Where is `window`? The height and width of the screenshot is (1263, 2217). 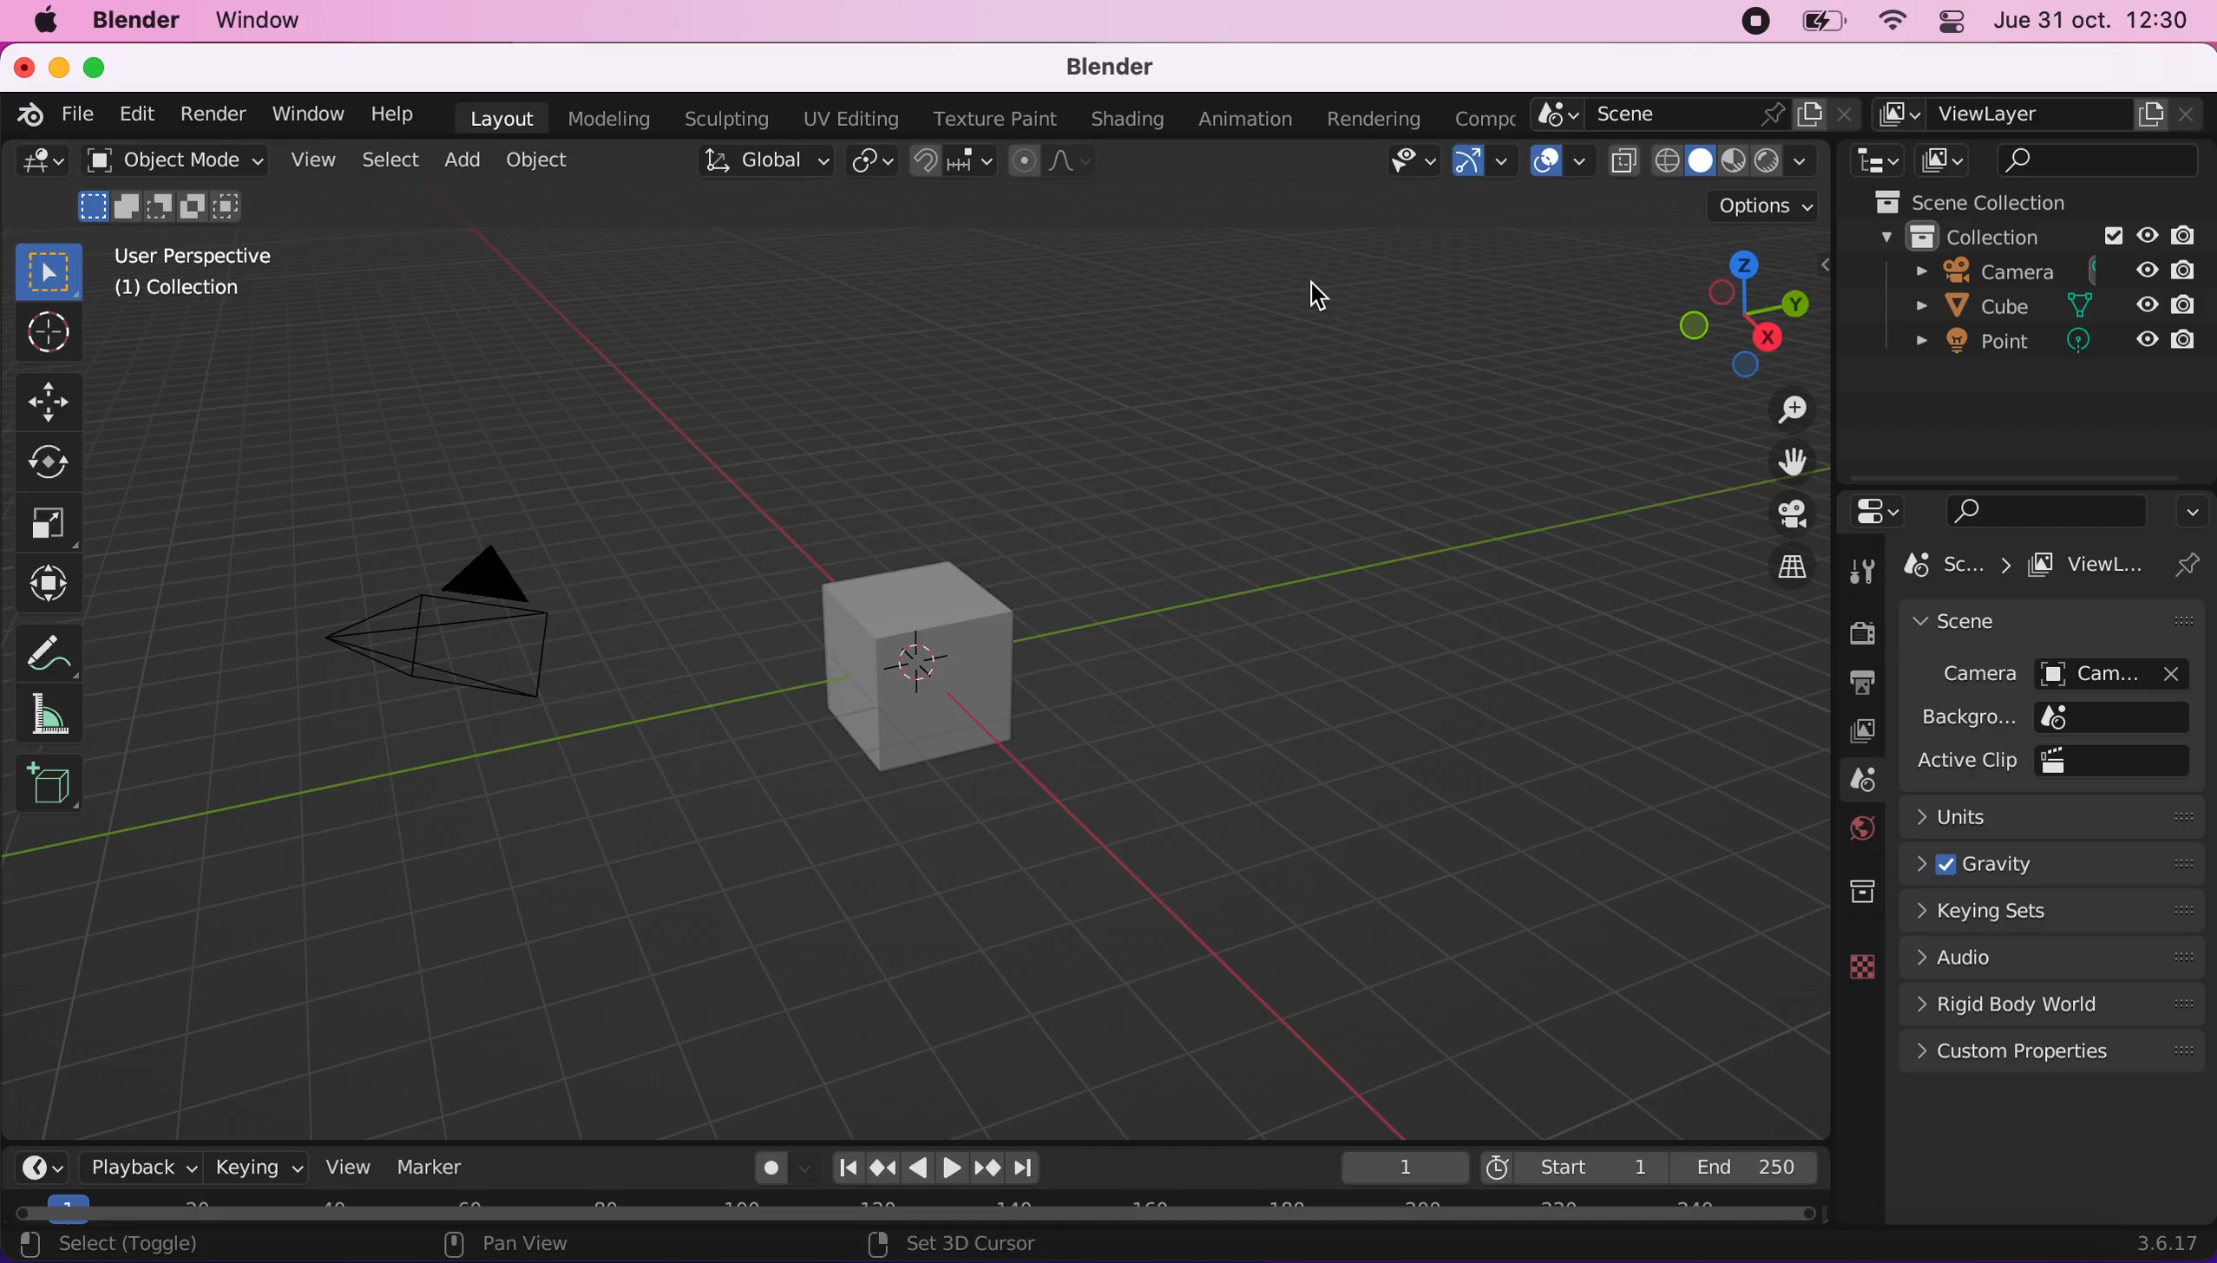 window is located at coordinates (313, 115).